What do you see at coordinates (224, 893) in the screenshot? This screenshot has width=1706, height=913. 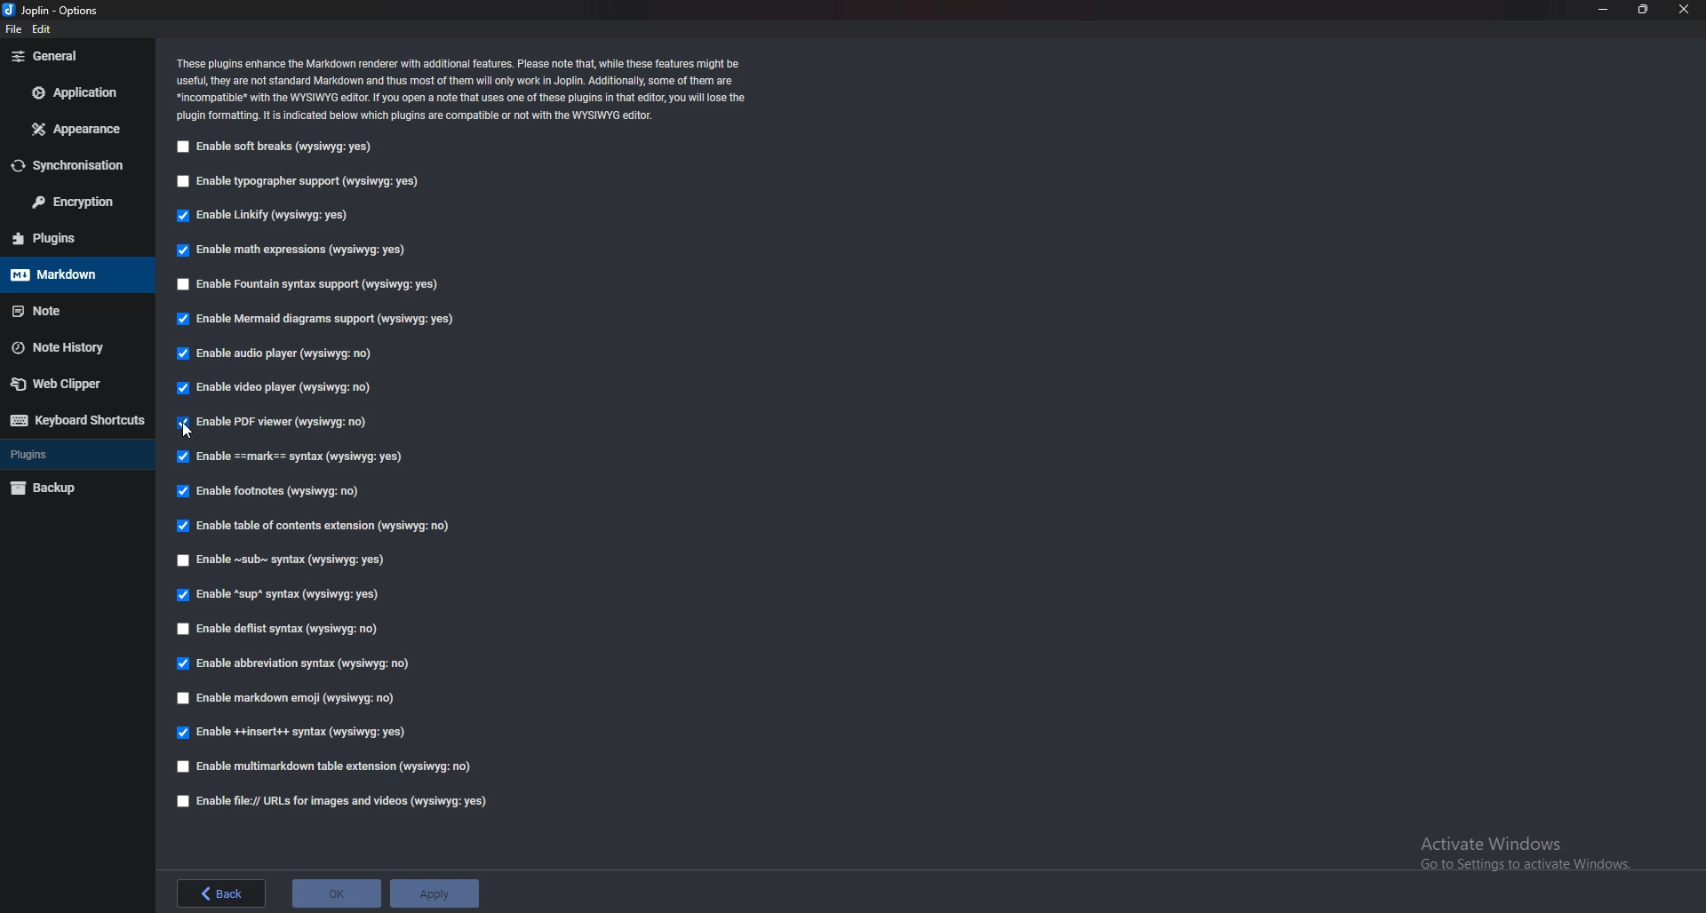 I see `back` at bounding box center [224, 893].